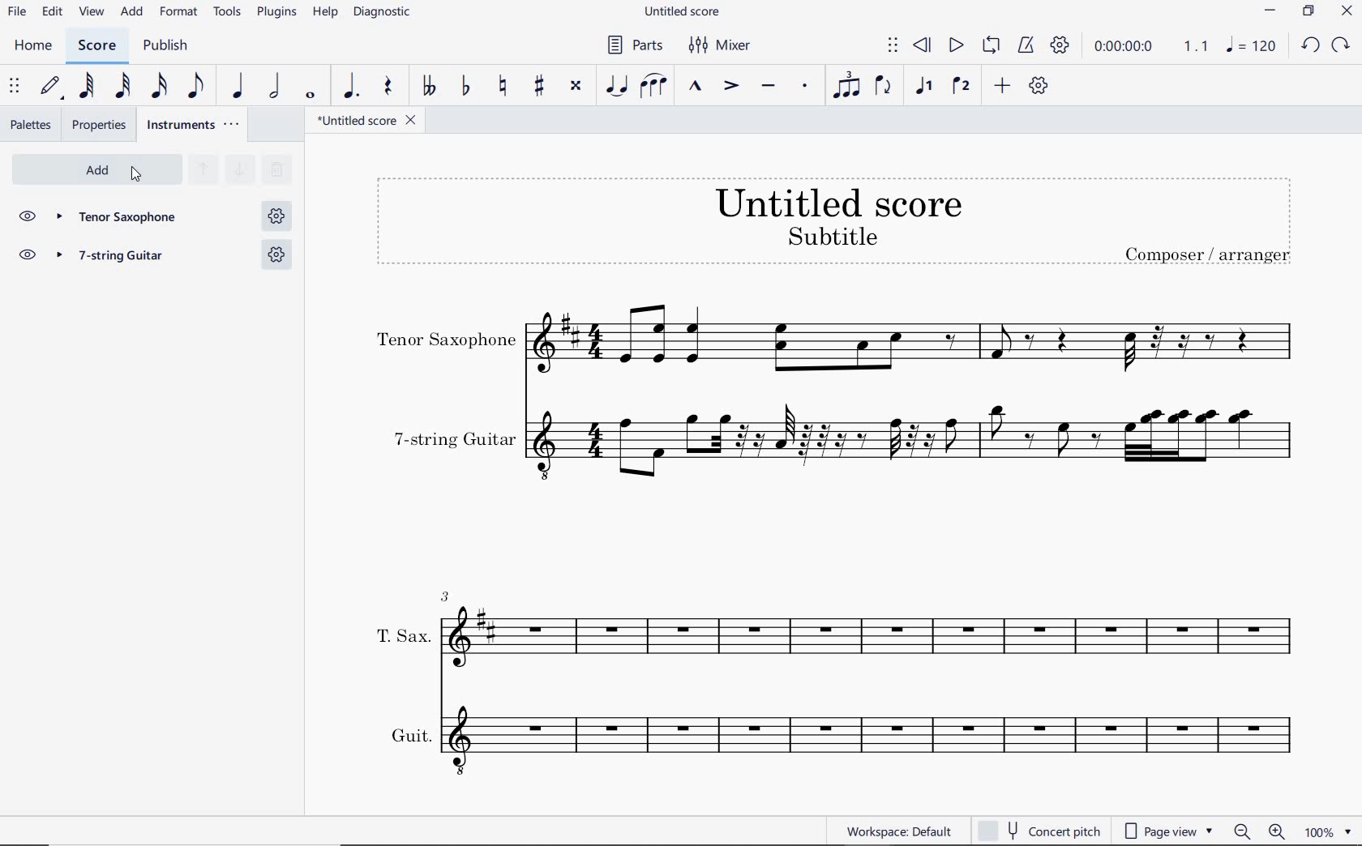 The width and height of the screenshot is (1362, 846). What do you see at coordinates (654, 87) in the screenshot?
I see `SLUR` at bounding box center [654, 87].